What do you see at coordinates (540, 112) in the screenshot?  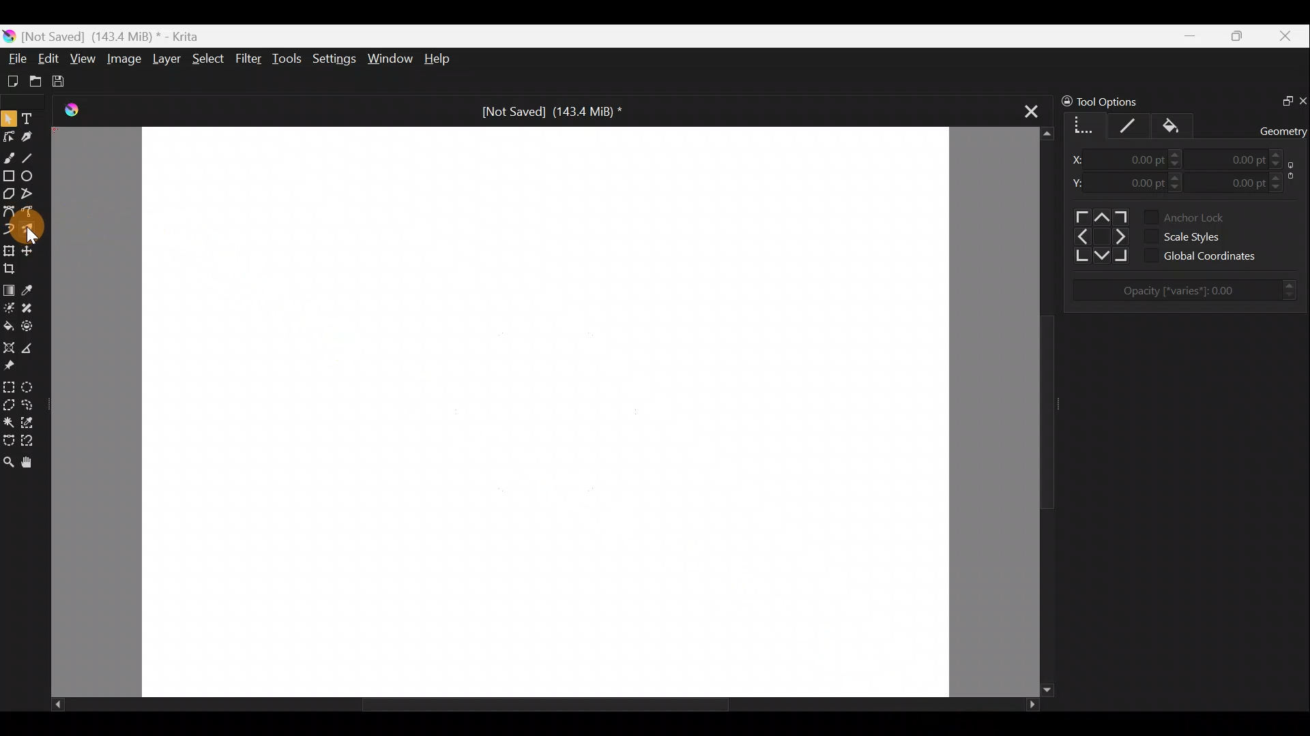 I see `Not Saved] (143.4 MiB) *` at bounding box center [540, 112].